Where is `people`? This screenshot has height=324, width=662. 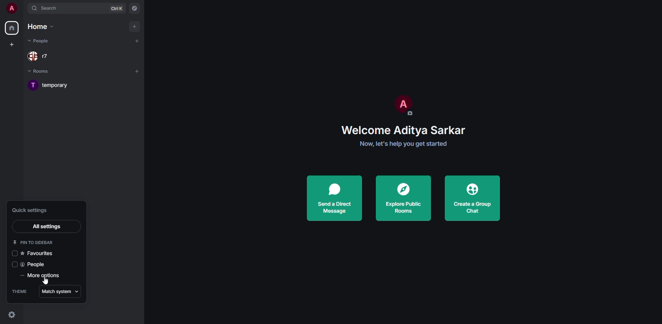 people is located at coordinates (34, 265).